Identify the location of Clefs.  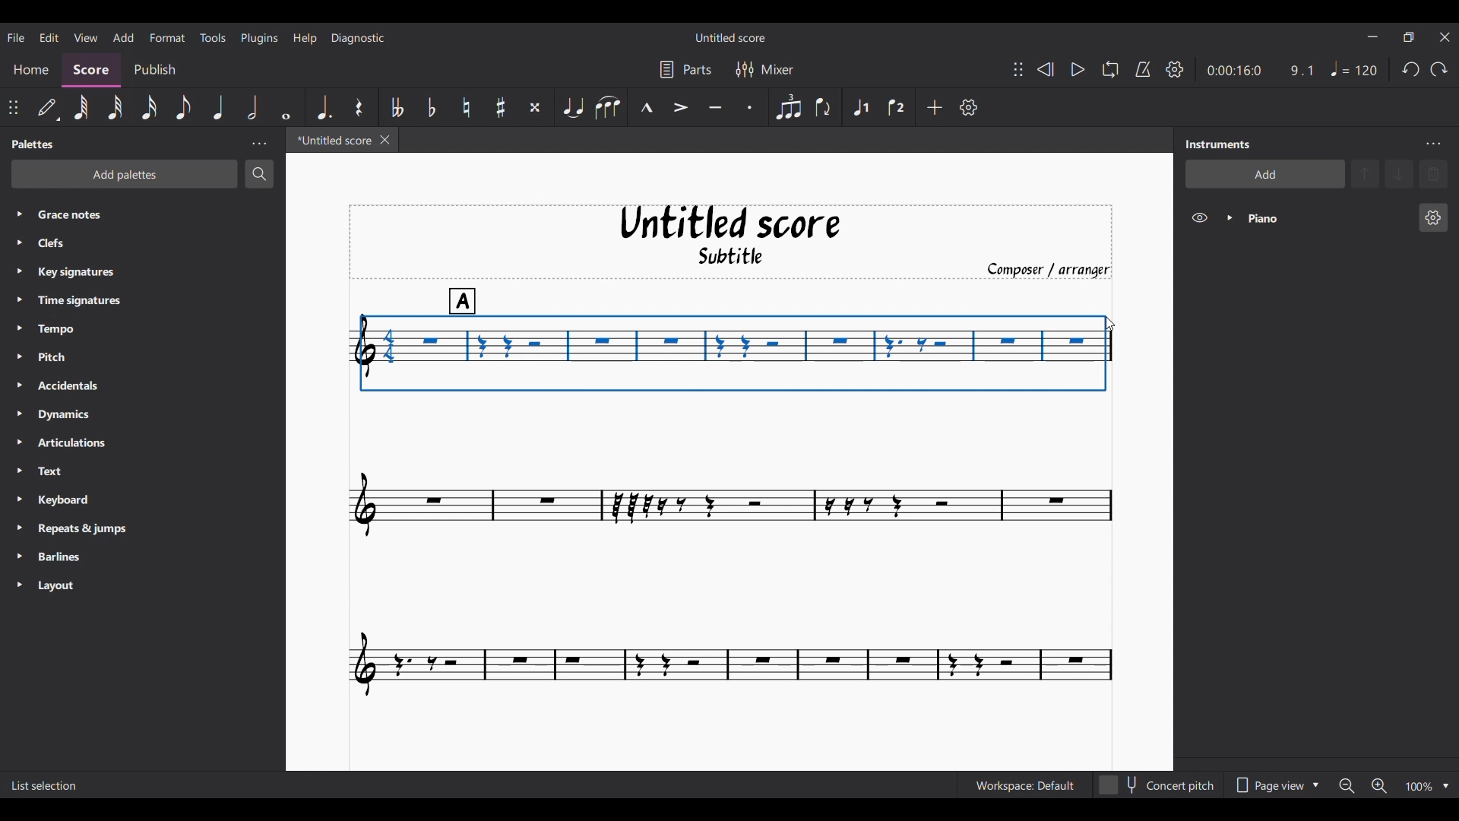
(121, 243).